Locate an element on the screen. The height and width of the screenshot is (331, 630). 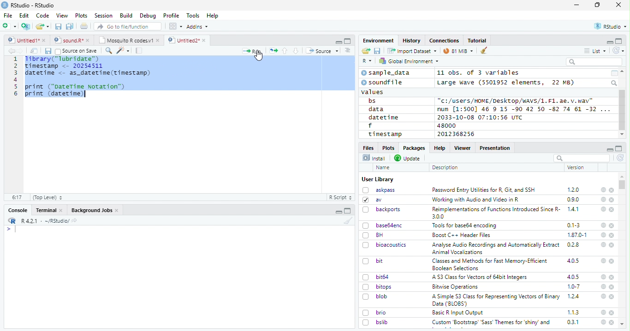
Name is located at coordinates (384, 168).